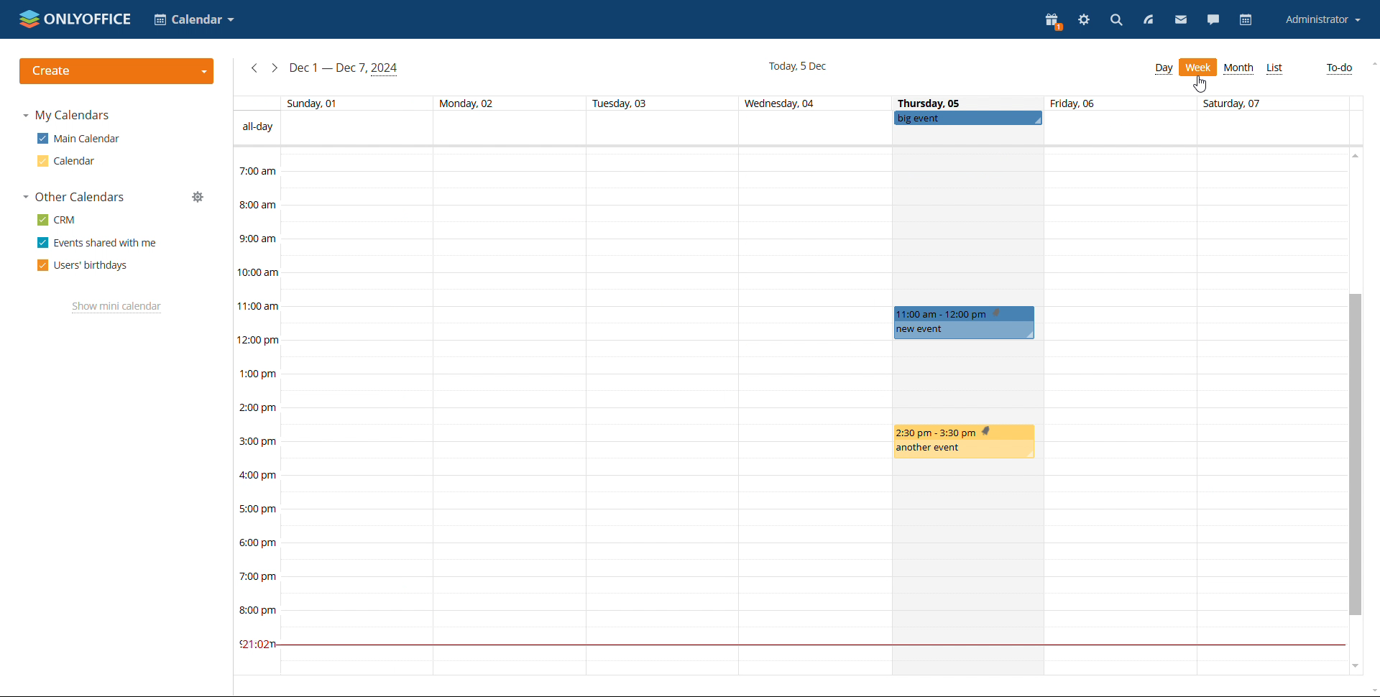 Image resolution: width=1380 pixels, height=697 pixels. Describe the element at coordinates (964, 443) in the screenshot. I see `2:30pm-3:30pm another event` at that location.